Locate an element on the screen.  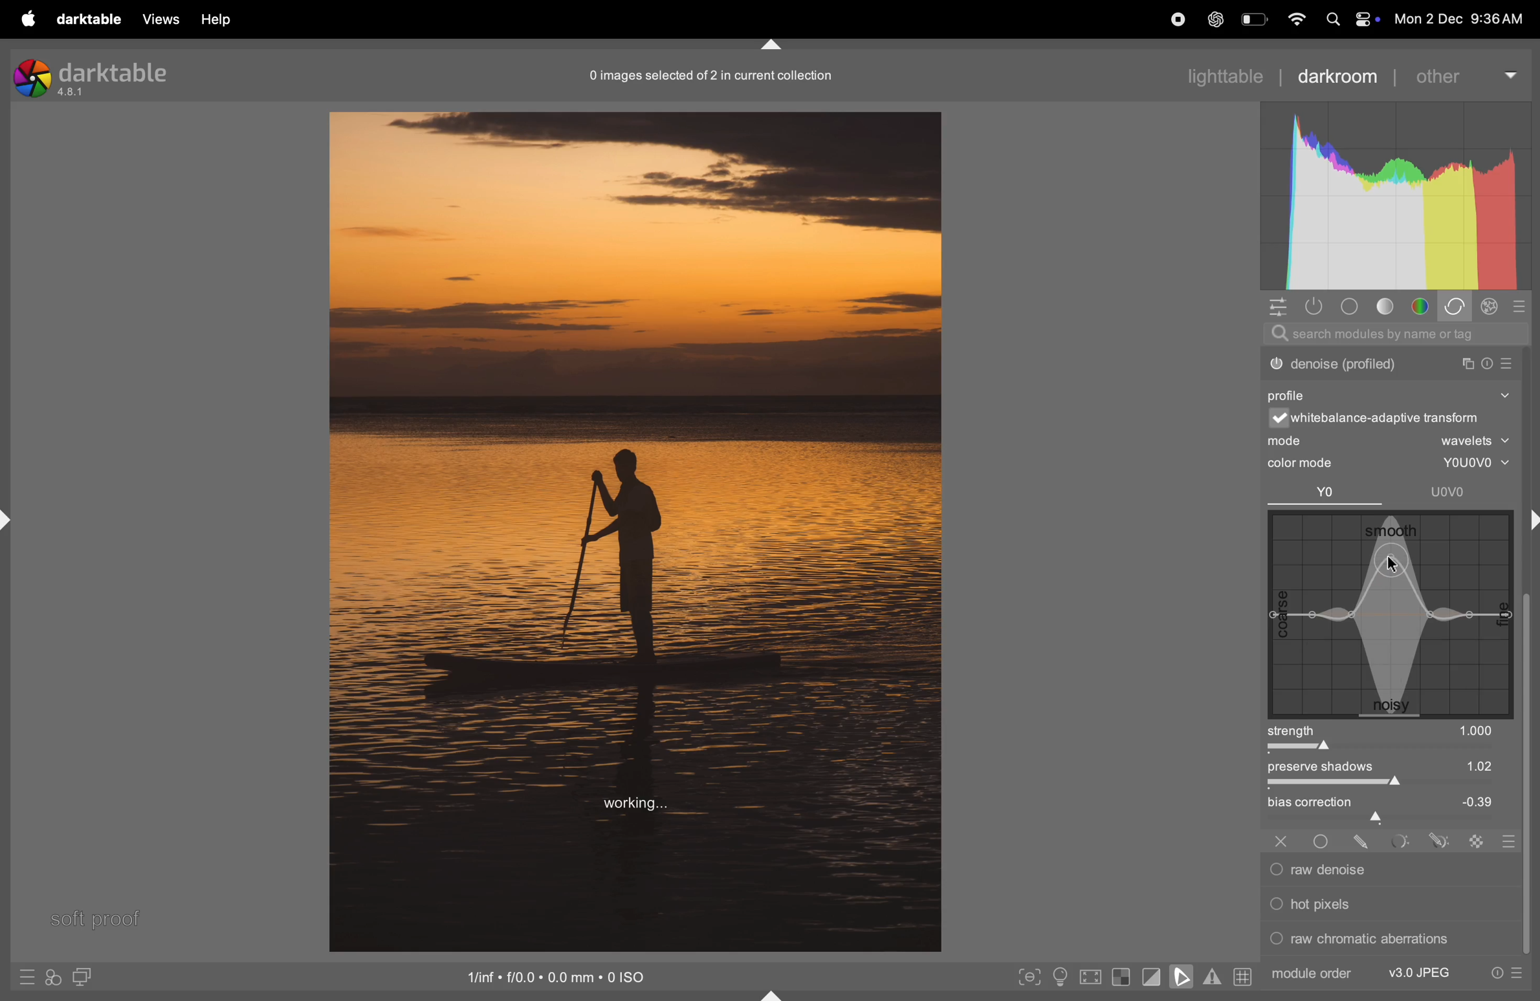
quick acess to ypur styles is located at coordinates (52, 979).